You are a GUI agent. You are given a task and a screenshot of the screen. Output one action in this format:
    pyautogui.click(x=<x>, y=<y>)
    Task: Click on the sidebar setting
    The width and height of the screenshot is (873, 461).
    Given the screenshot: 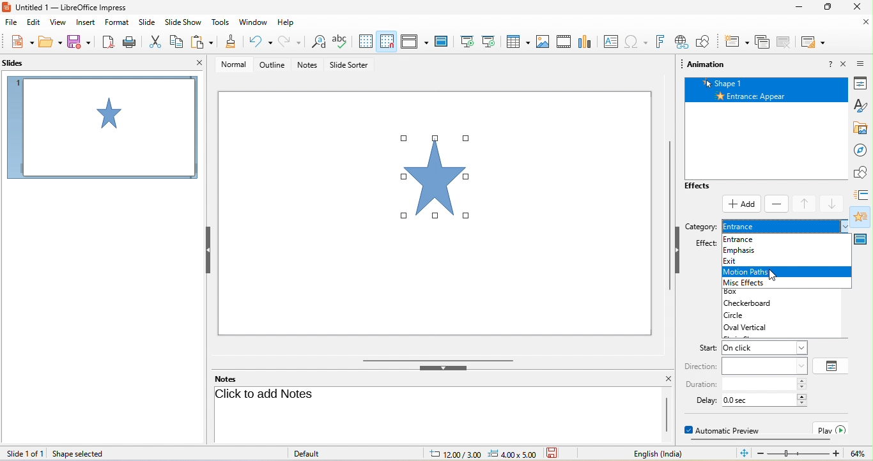 What is the action you would take?
    pyautogui.click(x=861, y=63)
    